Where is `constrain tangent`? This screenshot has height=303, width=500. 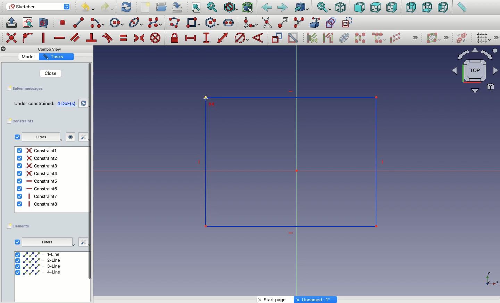
constrain tangent is located at coordinates (108, 38).